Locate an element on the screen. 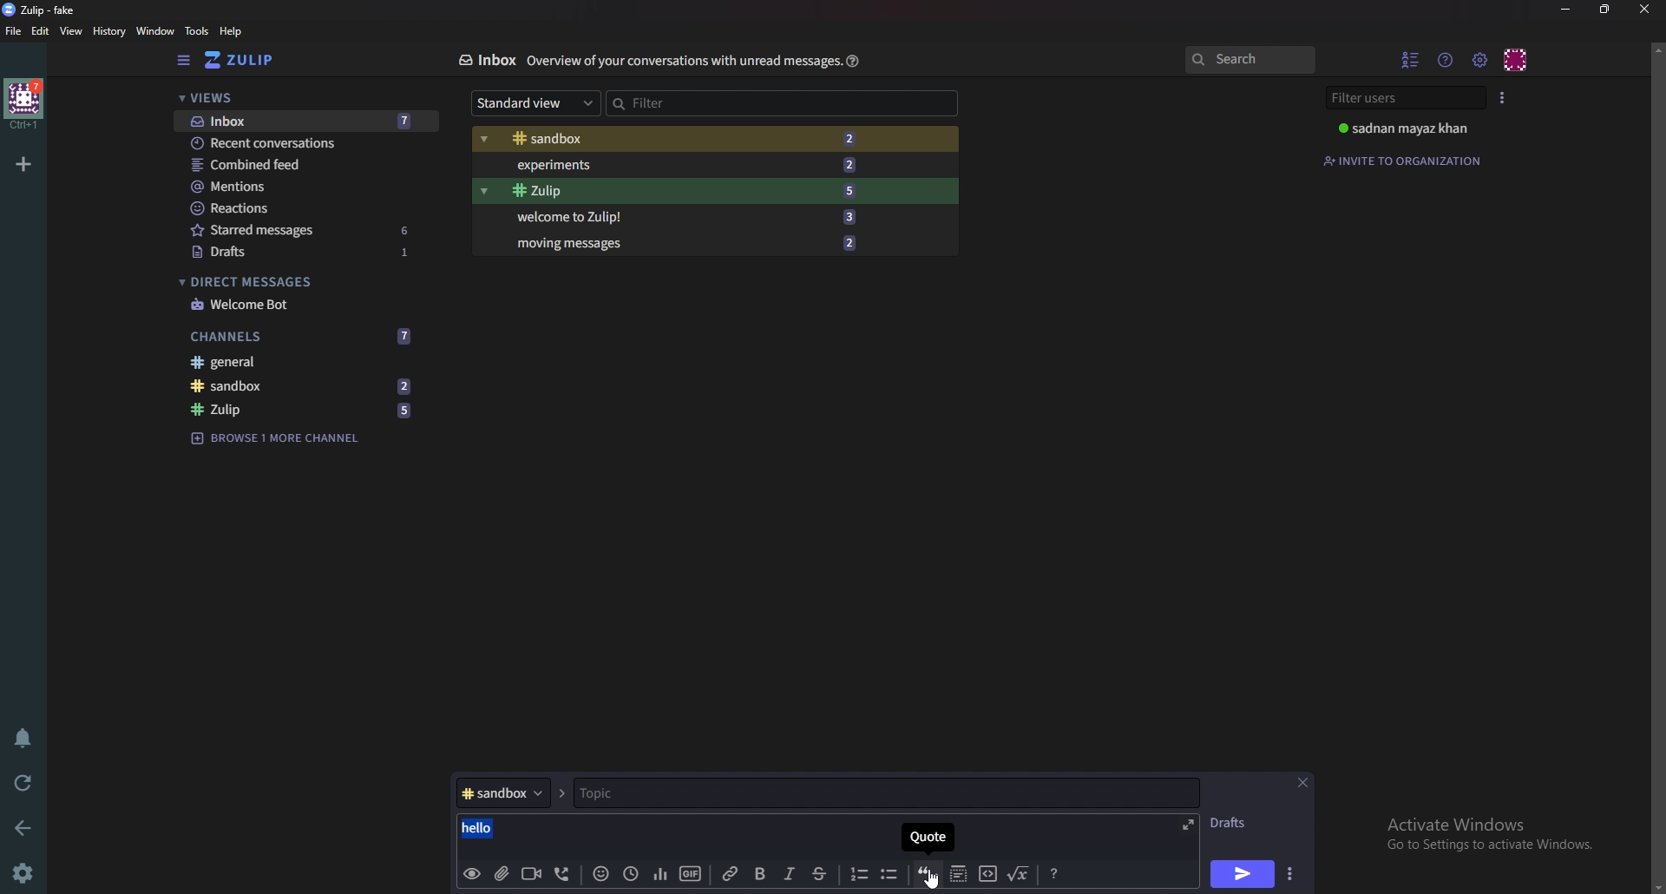 This screenshot has width=1666, height=894. Invite to organization is located at coordinates (1408, 160).